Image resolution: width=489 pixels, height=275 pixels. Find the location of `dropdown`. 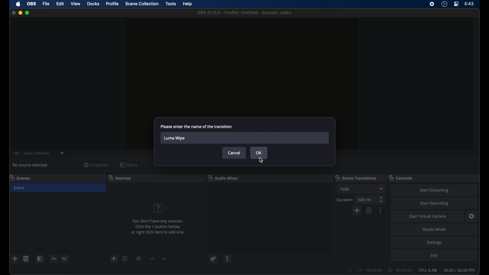

dropdown is located at coordinates (381, 188).